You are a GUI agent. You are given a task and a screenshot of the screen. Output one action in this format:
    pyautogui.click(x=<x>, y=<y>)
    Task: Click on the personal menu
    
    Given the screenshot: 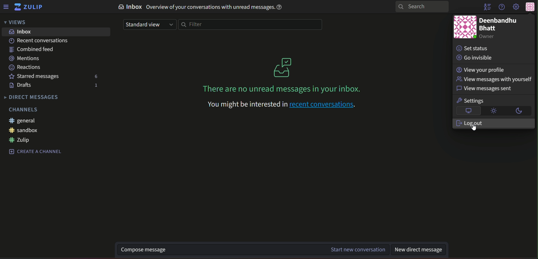 What is the action you would take?
    pyautogui.click(x=529, y=8)
    